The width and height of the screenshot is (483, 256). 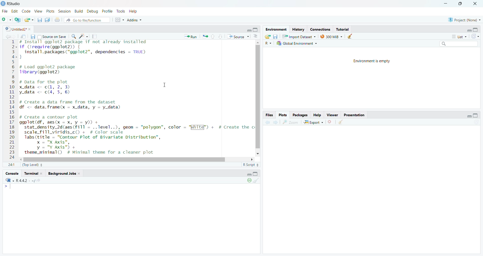 I want to click on hide console, so click(x=256, y=30).